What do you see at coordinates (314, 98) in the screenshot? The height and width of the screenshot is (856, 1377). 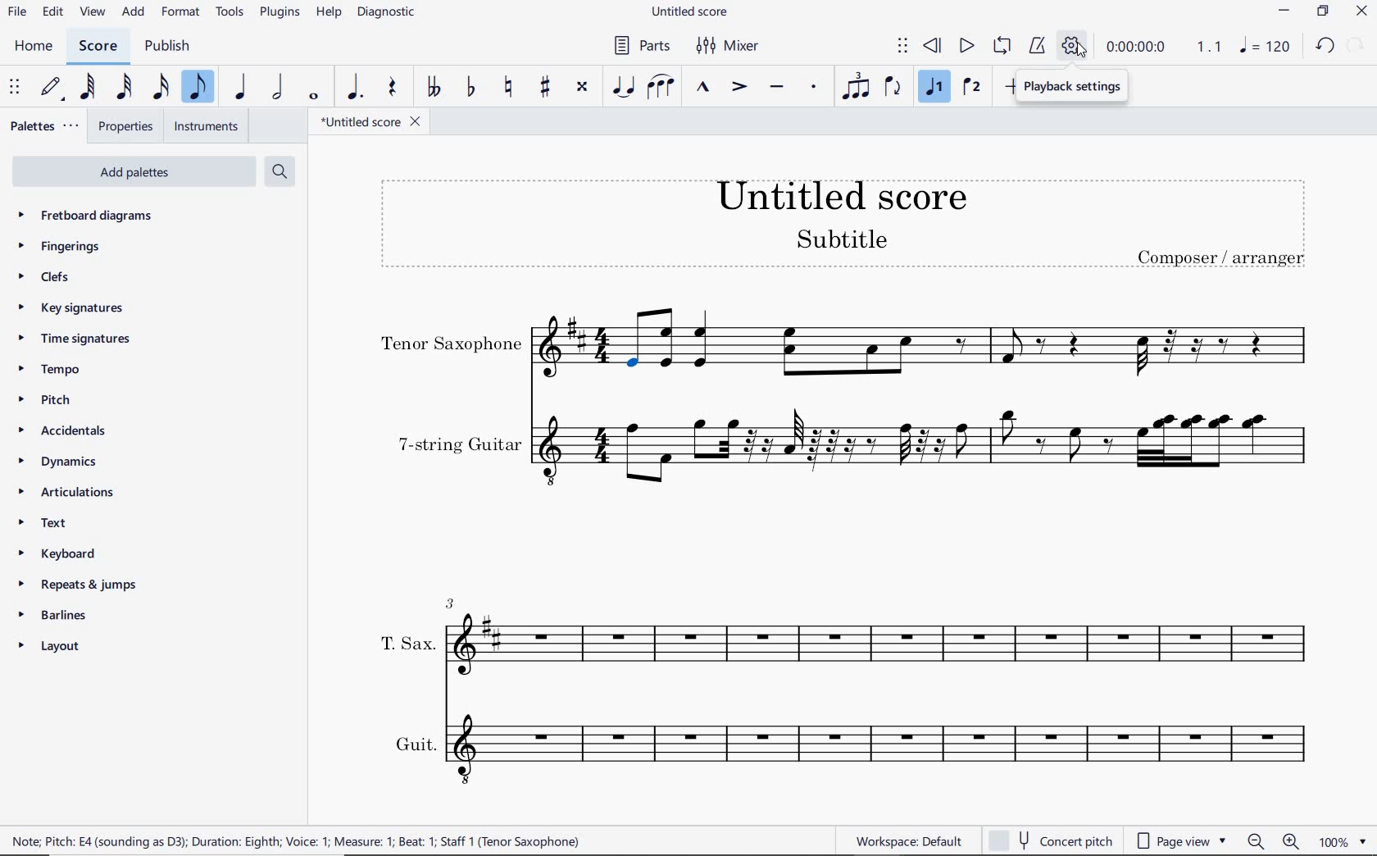 I see `WHOLE NOTE` at bounding box center [314, 98].